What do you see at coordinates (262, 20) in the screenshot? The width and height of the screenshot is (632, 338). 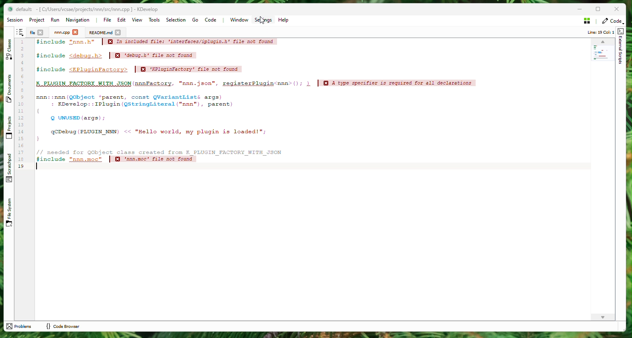 I see `cursor` at bounding box center [262, 20].